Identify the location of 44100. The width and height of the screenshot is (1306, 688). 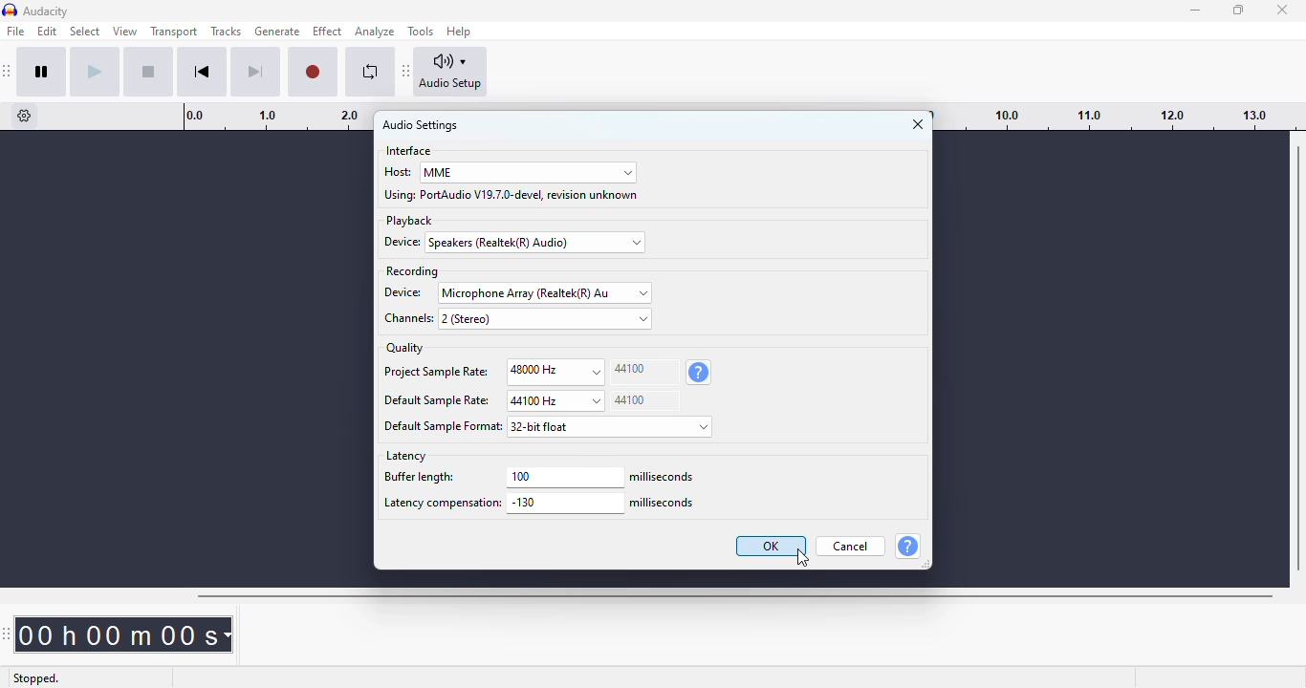
(644, 372).